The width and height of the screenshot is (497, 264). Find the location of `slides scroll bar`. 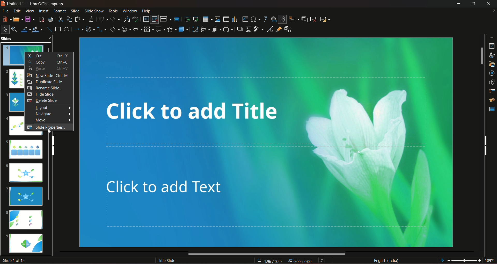

slides scroll bar is located at coordinates (50, 170).